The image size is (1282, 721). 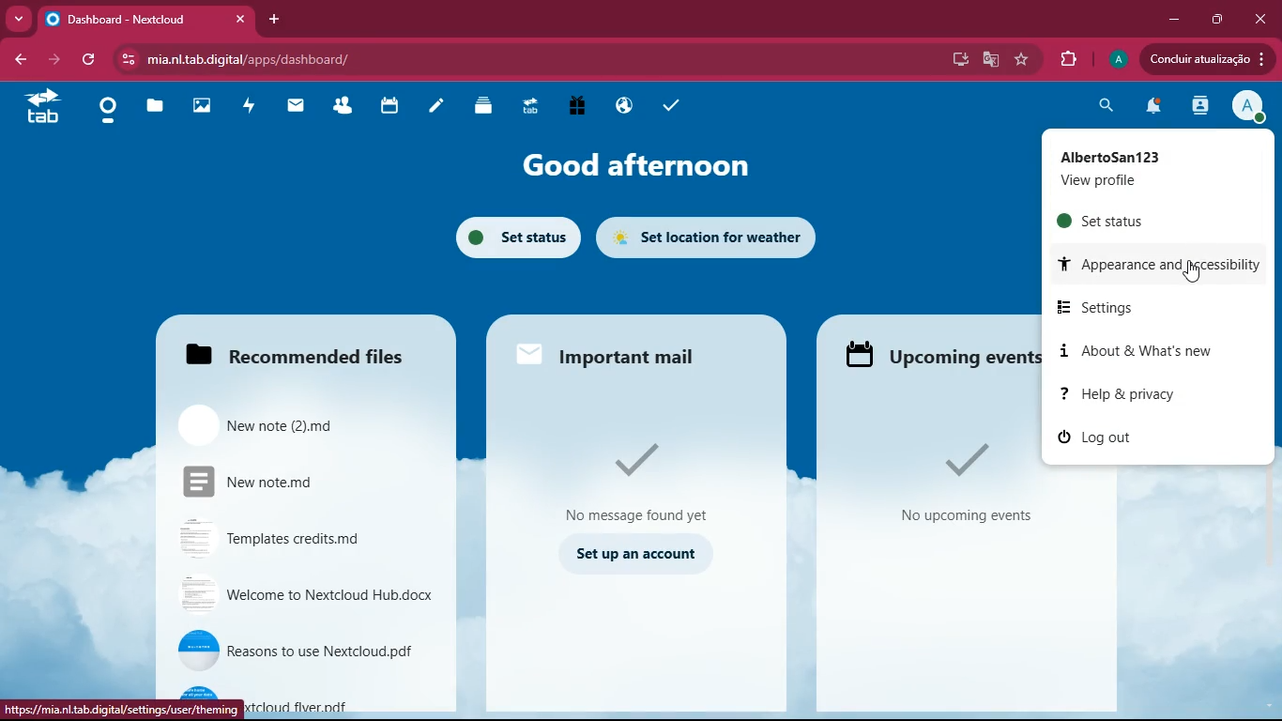 I want to click on favourite, so click(x=1023, y=59).